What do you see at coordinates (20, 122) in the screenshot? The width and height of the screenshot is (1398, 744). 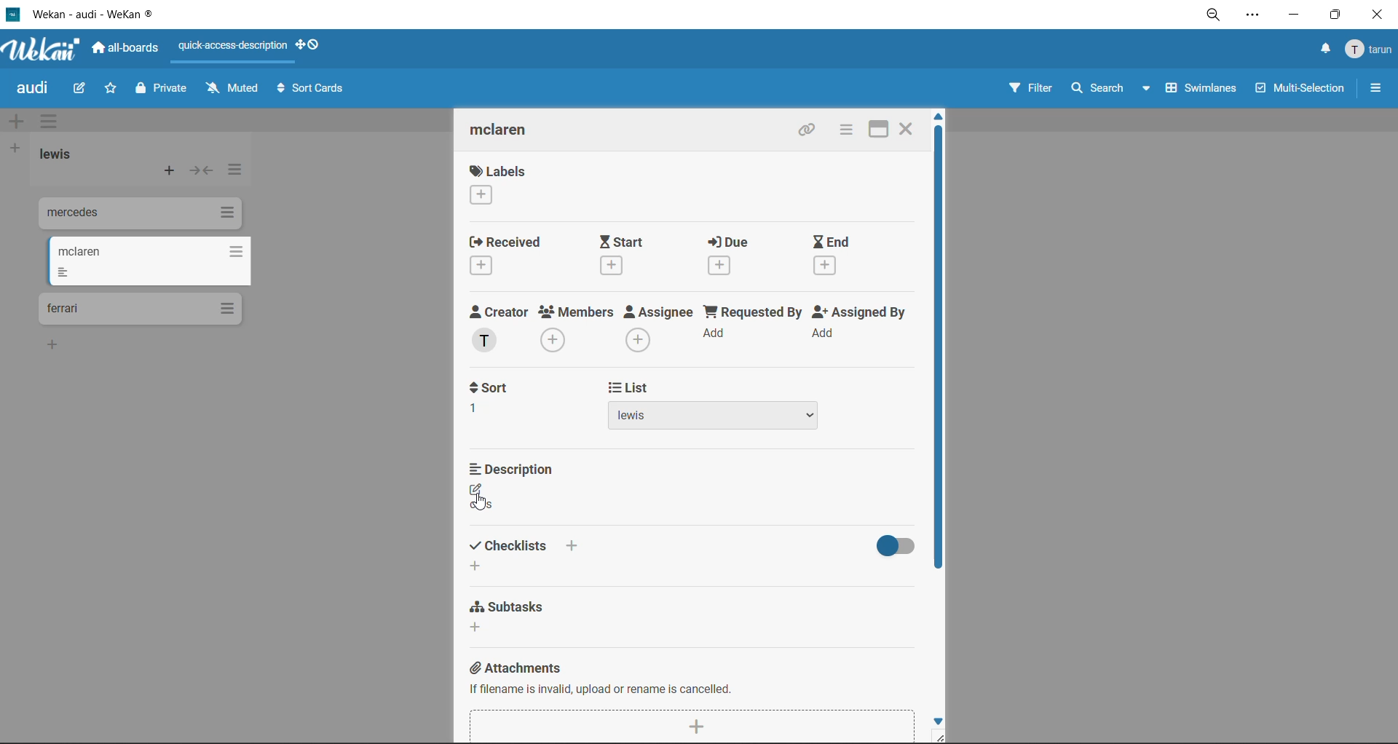 I see `add swimlane` at bounding box center [20, 122].